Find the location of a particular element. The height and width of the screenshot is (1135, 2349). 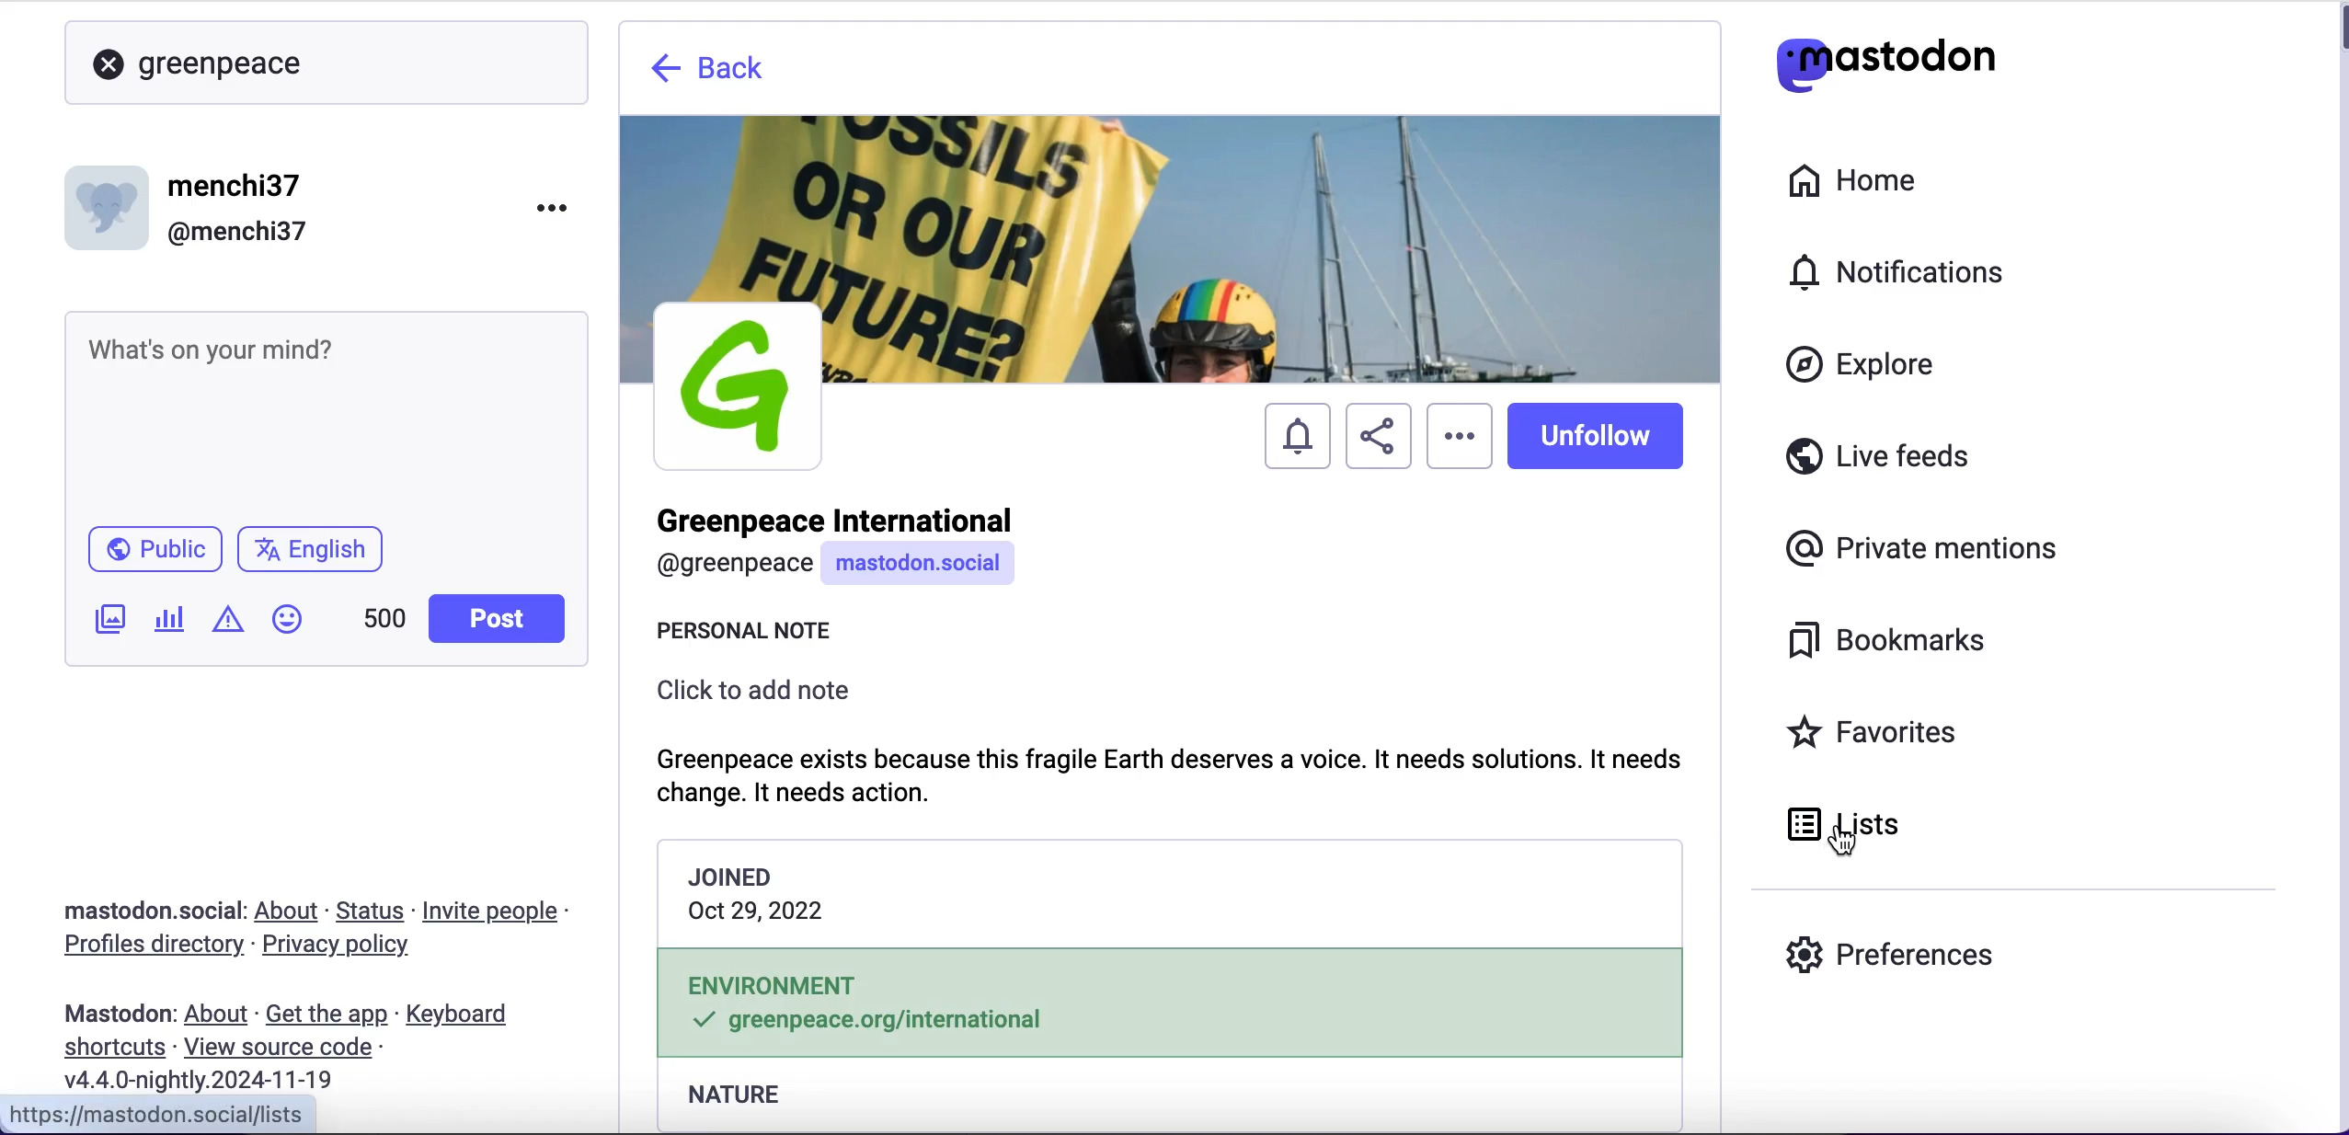

scroll bar is located at coordinates (2338, 570).